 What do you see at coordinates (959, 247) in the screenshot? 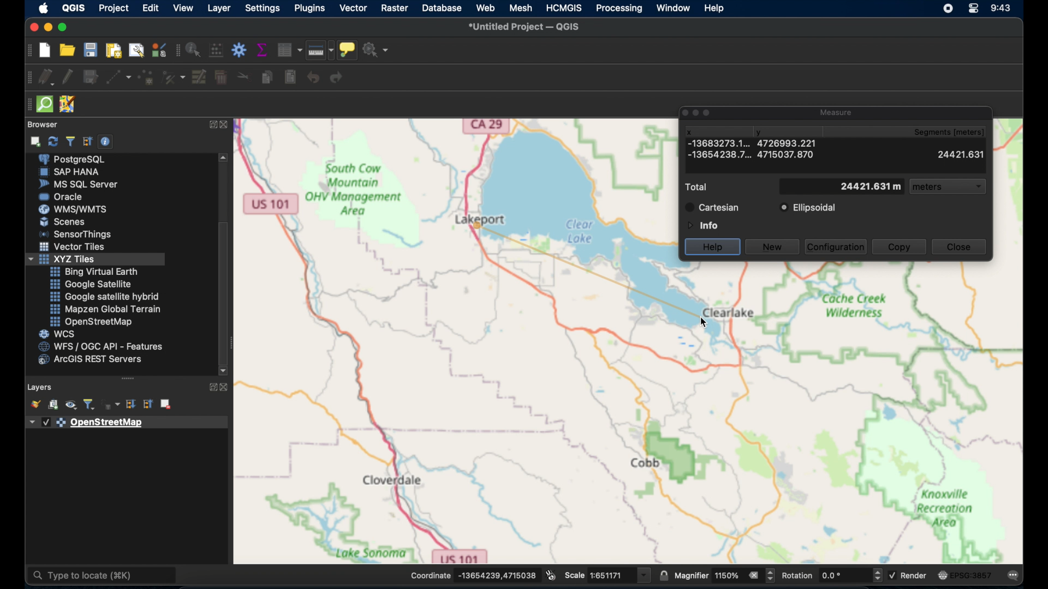
I see `close` at bounding box center [959, 247].